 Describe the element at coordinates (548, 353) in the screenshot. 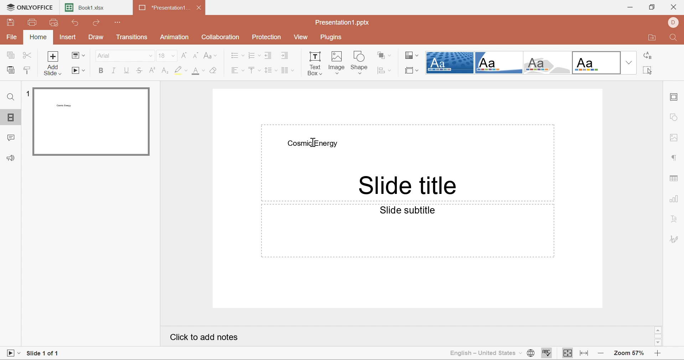

I see `Check spelling` at that location.